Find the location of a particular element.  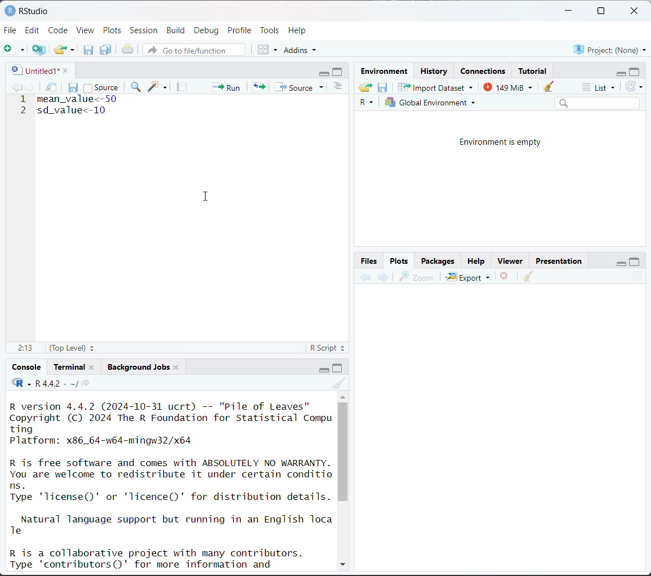

File is located at coordinates (11, 30).